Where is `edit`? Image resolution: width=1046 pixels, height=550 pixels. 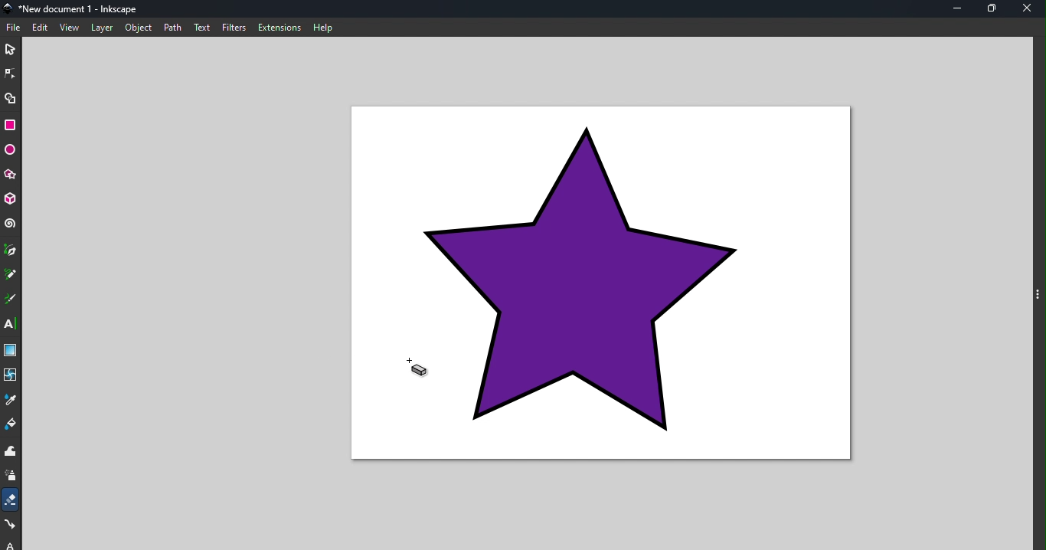 edit is located at coordinates (41, 28).